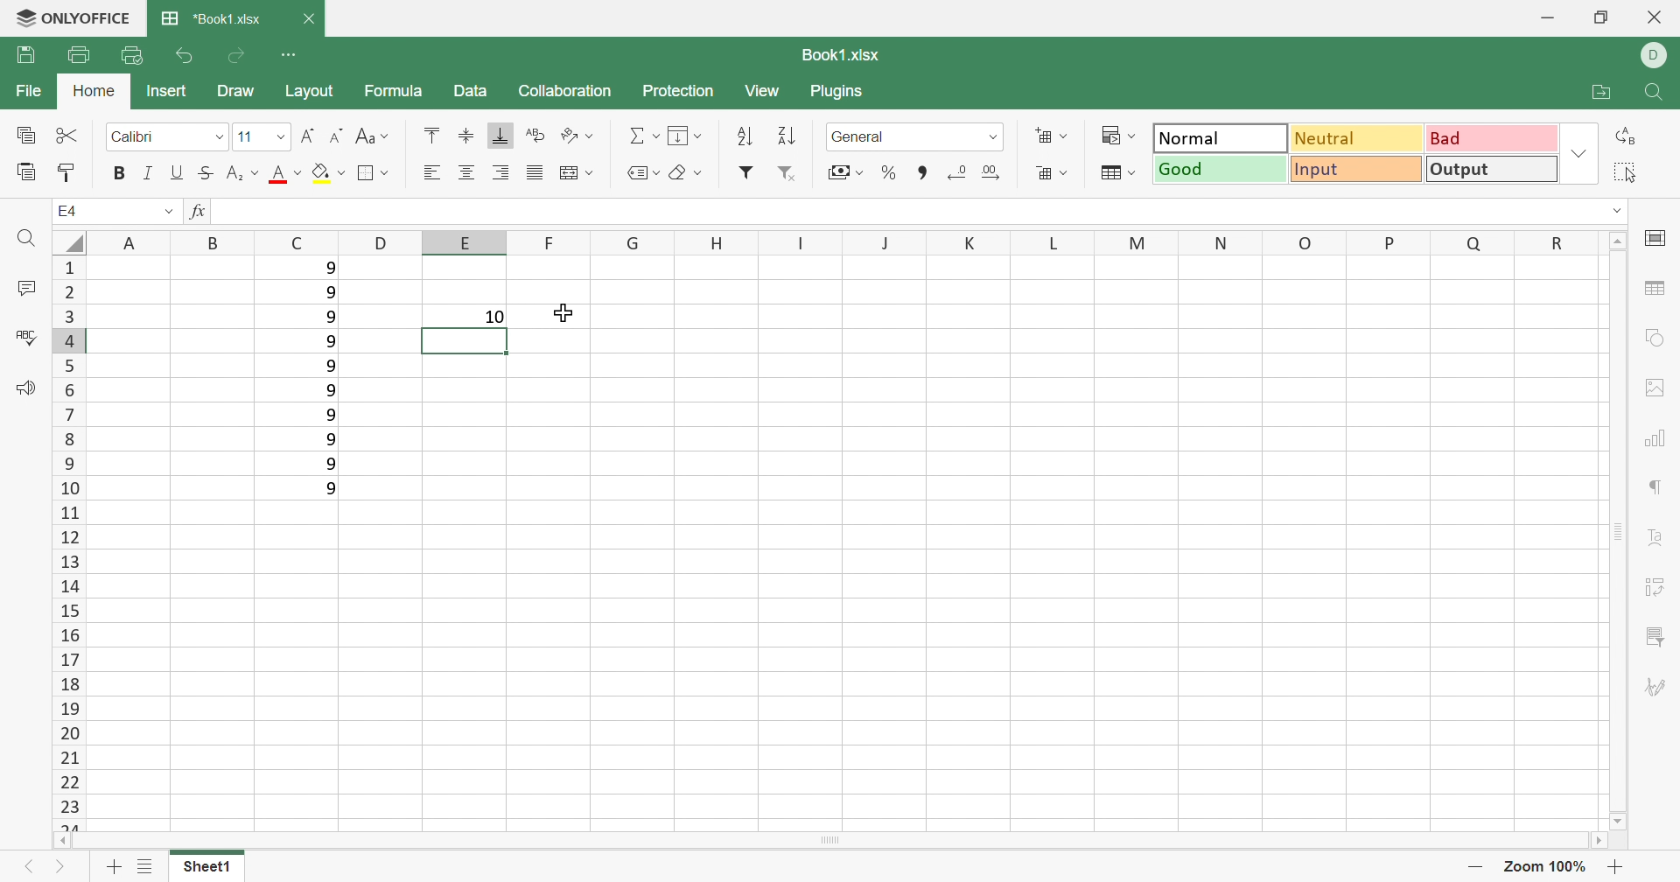 The image size is (1680, 882). Describe the element at coordinates (24, 241) in the screenshot. I see `Find` at that location.